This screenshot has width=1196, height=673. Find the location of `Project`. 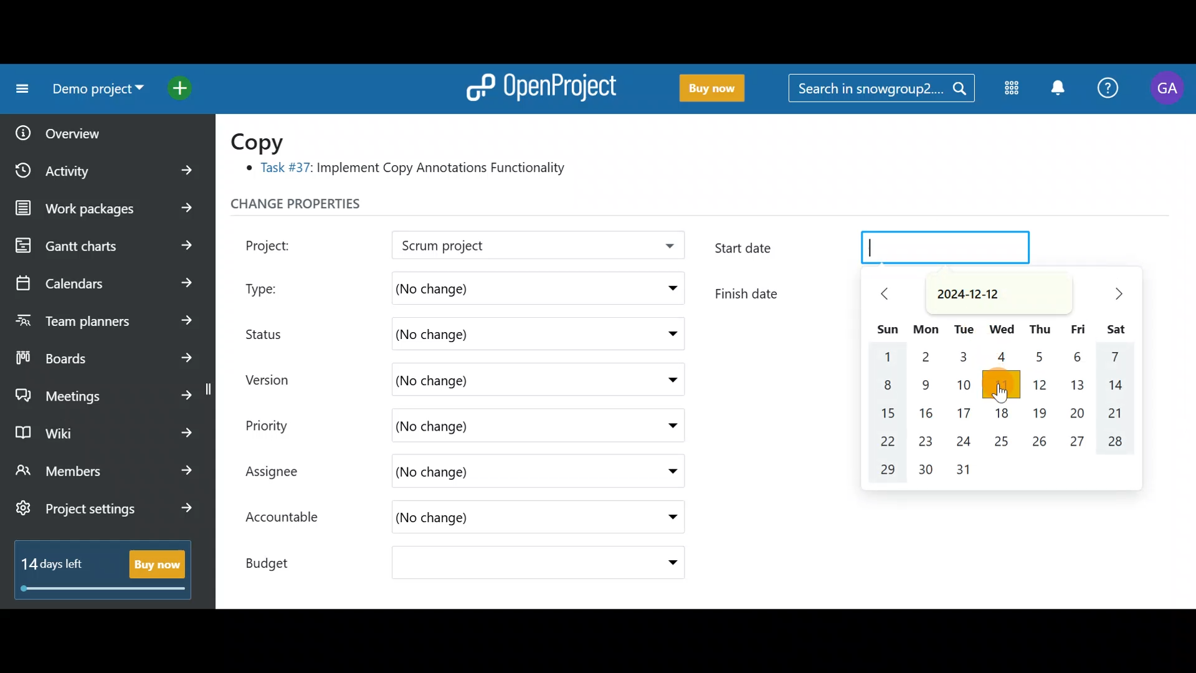

Project is located at coordinates (283, 244).